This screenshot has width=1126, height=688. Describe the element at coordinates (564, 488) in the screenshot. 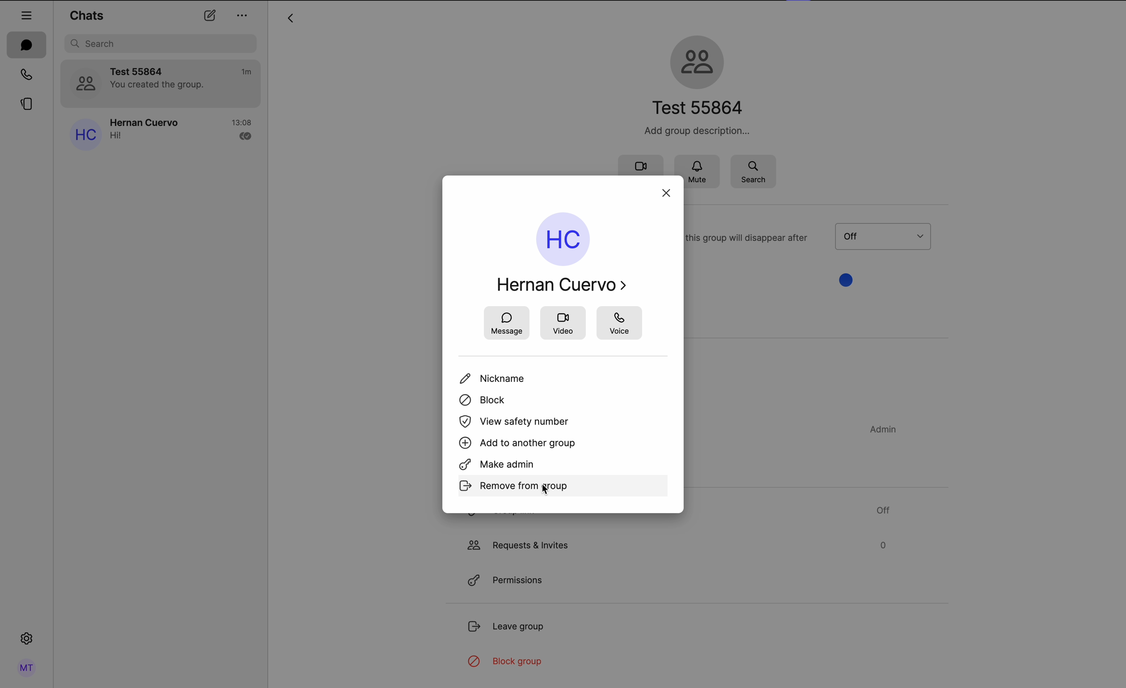

I see `click on remove from group` at that location.